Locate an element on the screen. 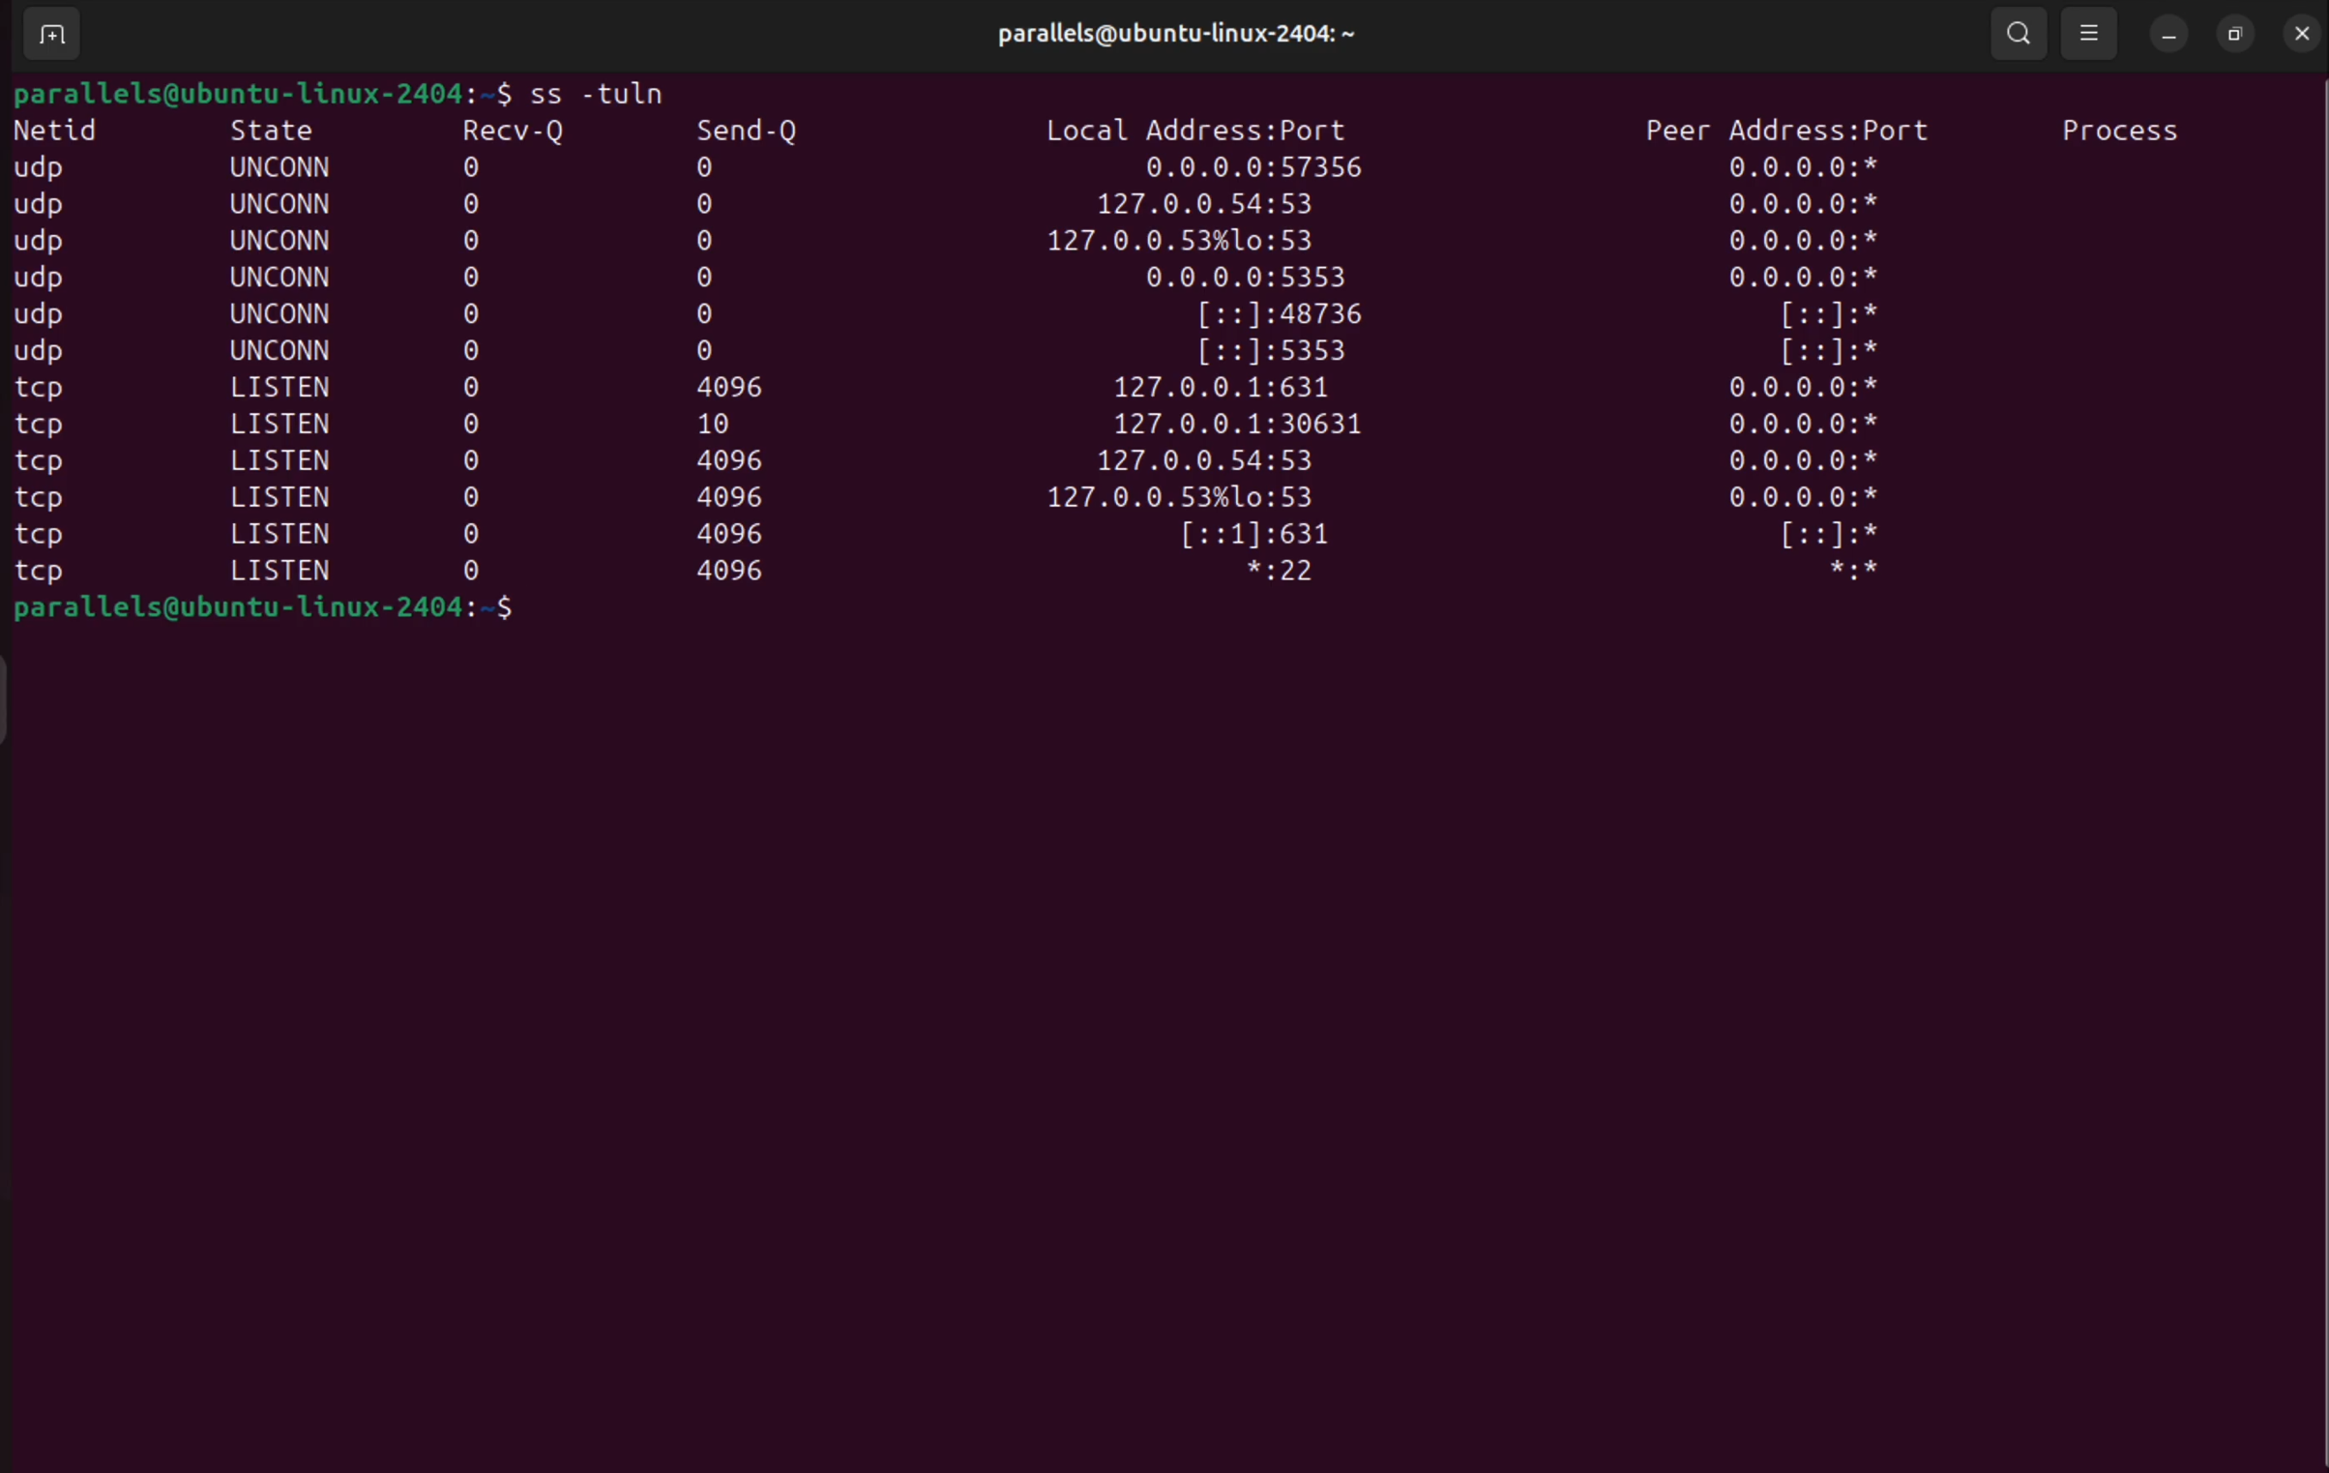 The image size is (2329, 1473). listen is located at coordinates (280, 573).